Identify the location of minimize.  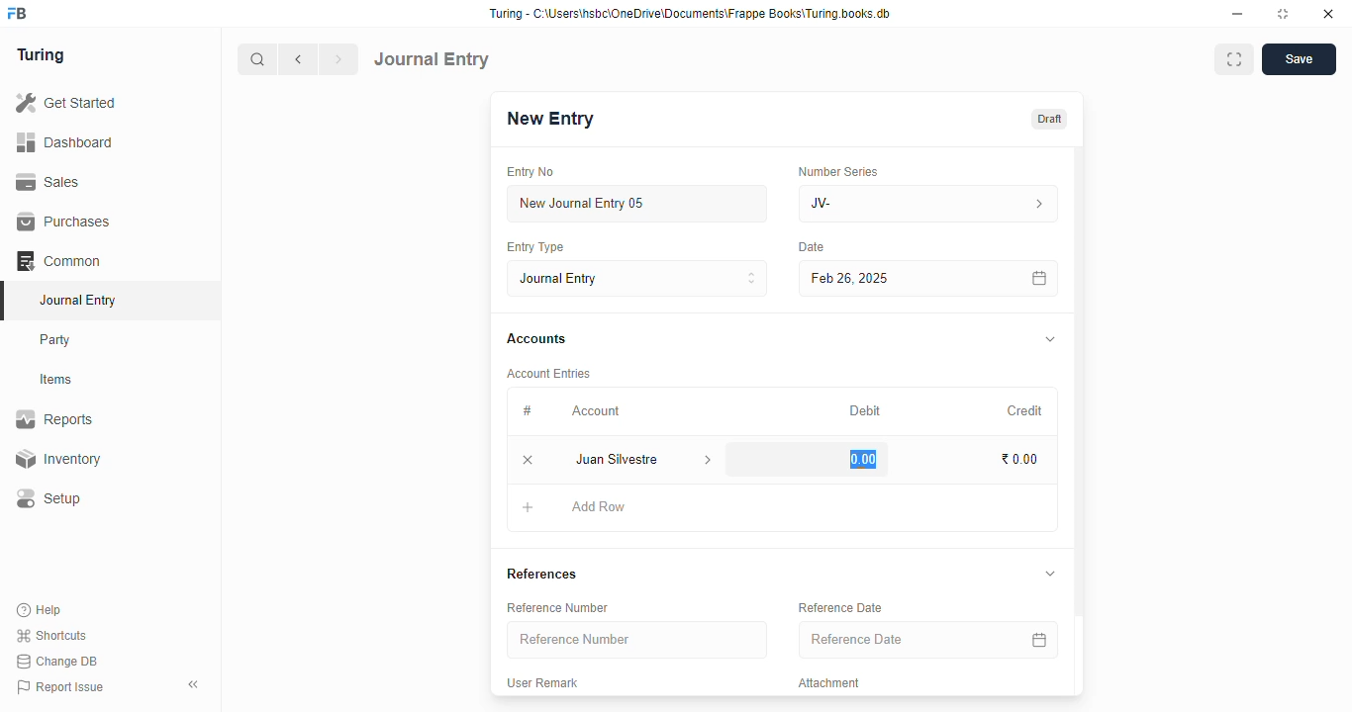
(1238, 14).